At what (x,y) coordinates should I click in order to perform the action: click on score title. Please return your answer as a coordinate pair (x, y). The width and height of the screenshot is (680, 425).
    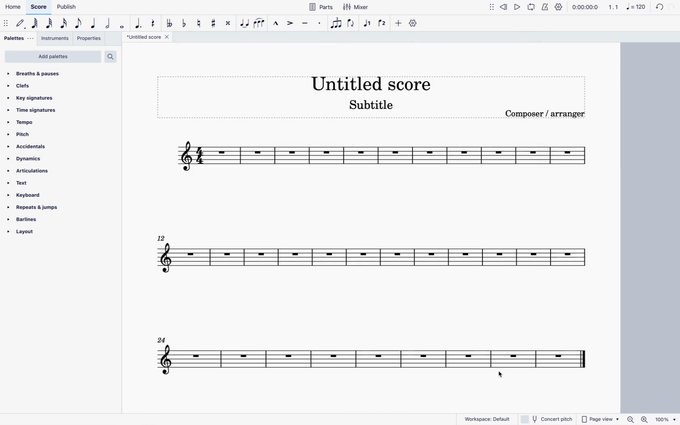
    Looking at the image, I should click on (149, 37).